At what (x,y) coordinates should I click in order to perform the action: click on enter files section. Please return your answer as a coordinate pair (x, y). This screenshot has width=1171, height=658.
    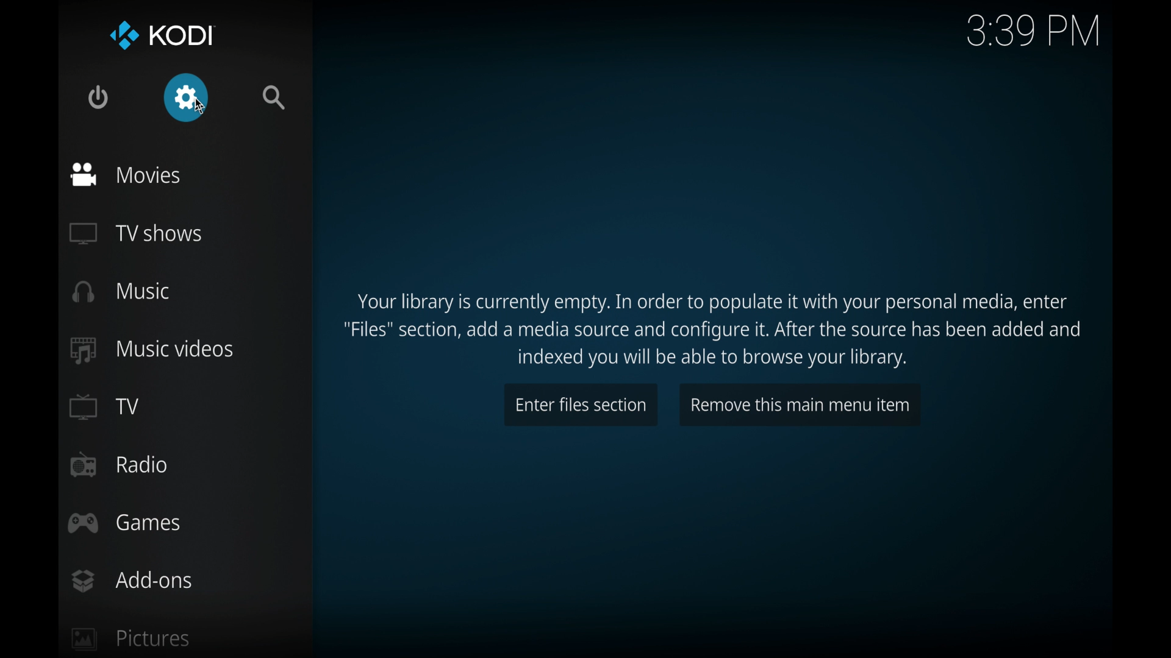
    Looking at the image, I should click on (579, 405).